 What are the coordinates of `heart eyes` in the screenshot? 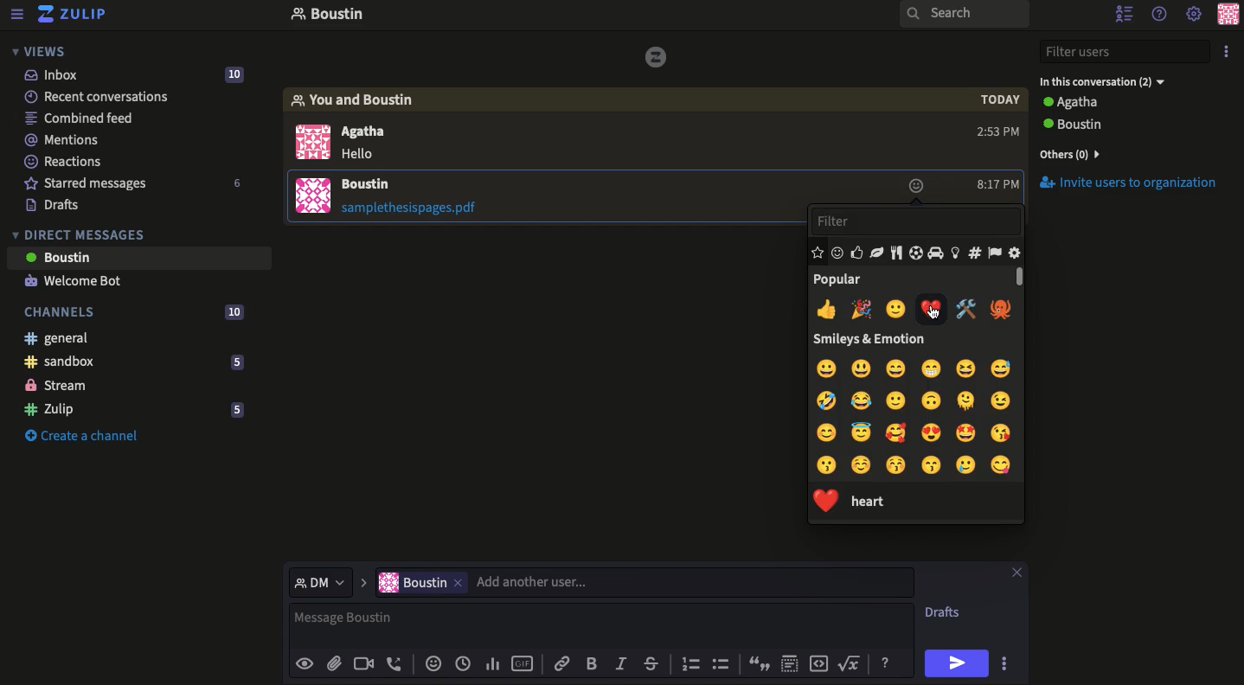 It's located at (933, 436).